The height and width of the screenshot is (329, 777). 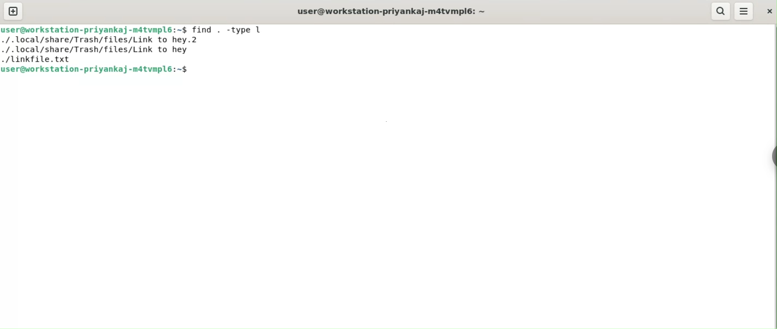 I want to click on menu, so click(x=745, y=11).